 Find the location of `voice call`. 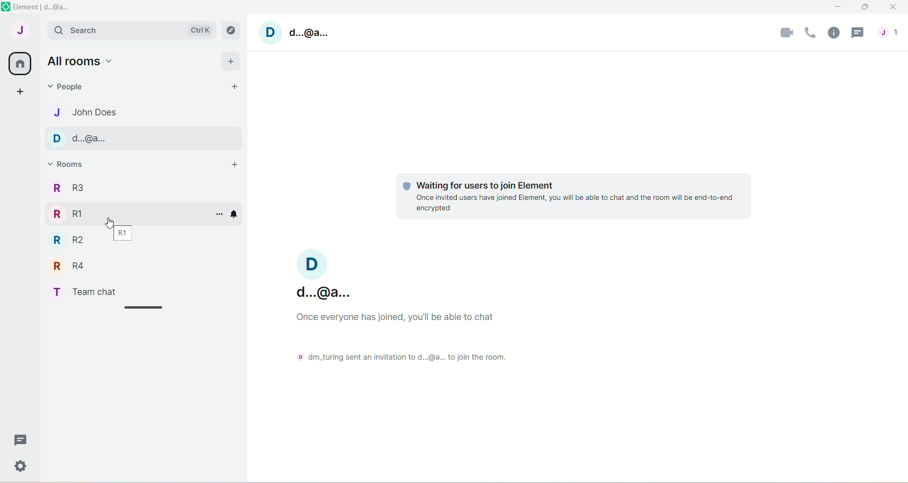

voice call is located at coordinates (810, 34).